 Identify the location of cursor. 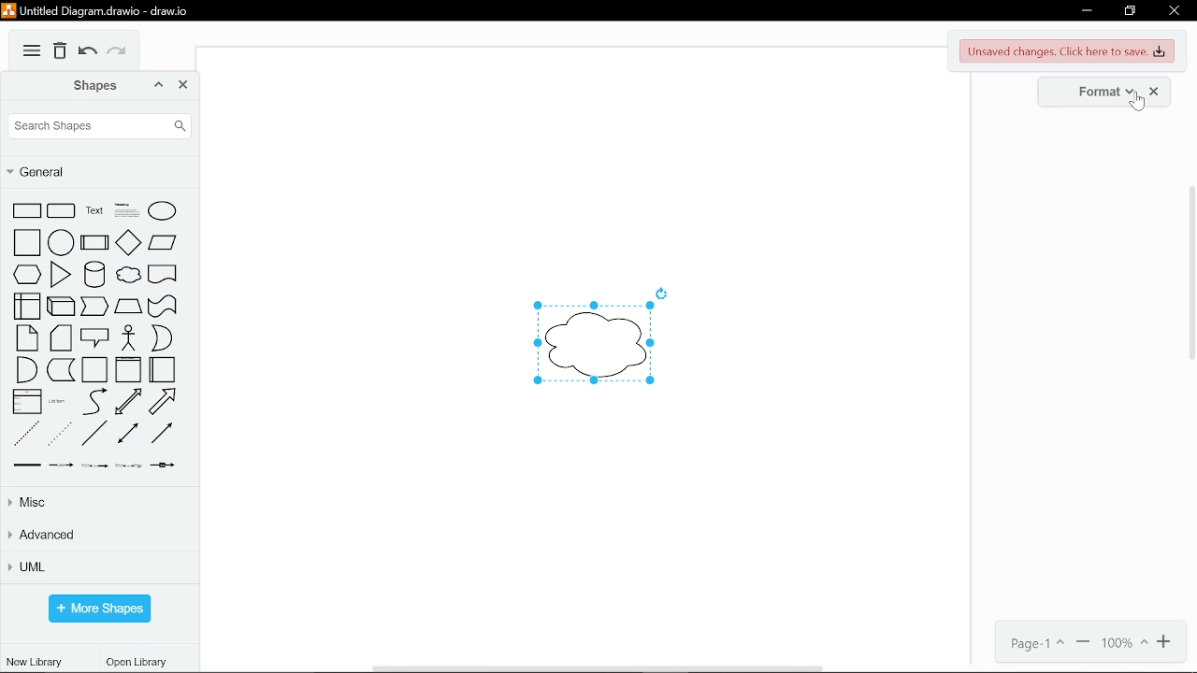
(1137, 101).